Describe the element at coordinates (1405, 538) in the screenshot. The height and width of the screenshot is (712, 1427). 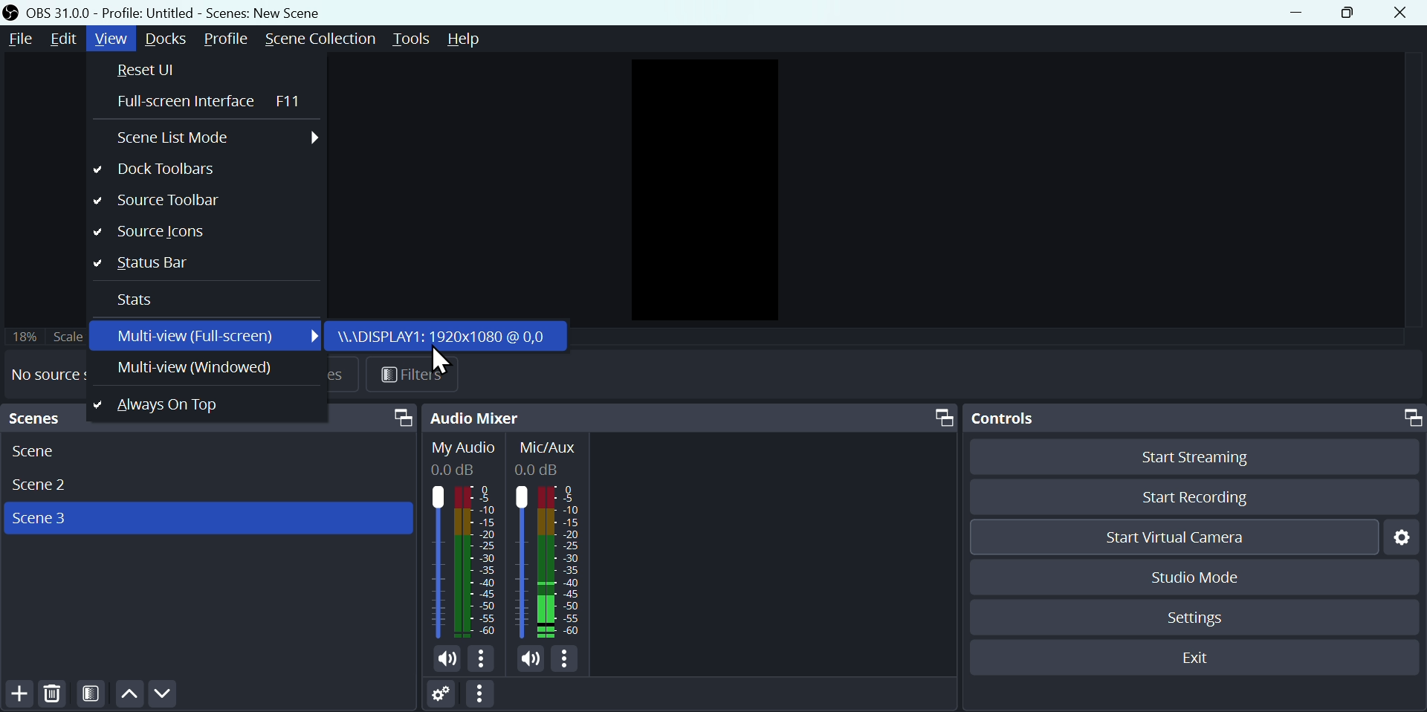
I see `Settings` at that location.